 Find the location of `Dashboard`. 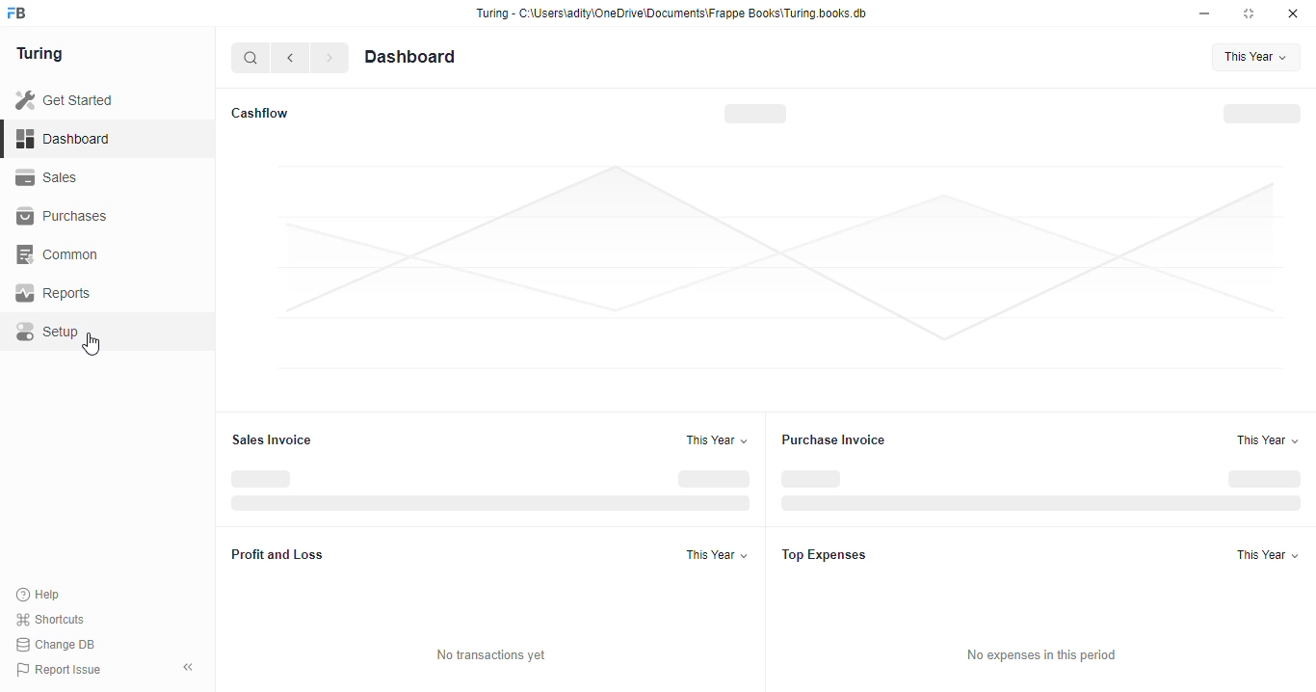

Dashboard is located at coordinates (413, 56).